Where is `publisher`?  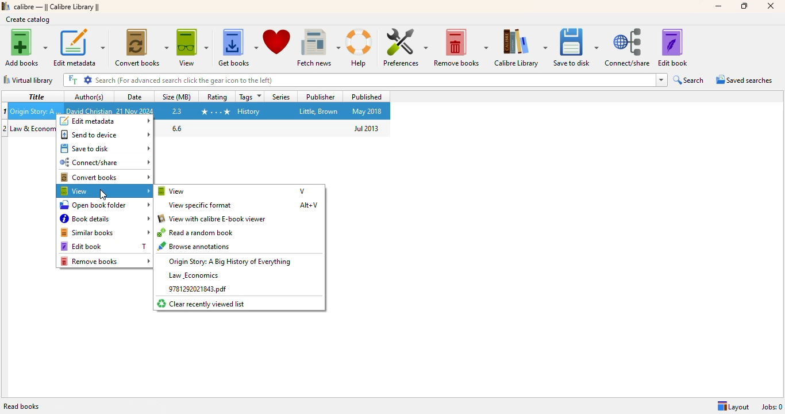 publisher is located at coordinates (320, 111).